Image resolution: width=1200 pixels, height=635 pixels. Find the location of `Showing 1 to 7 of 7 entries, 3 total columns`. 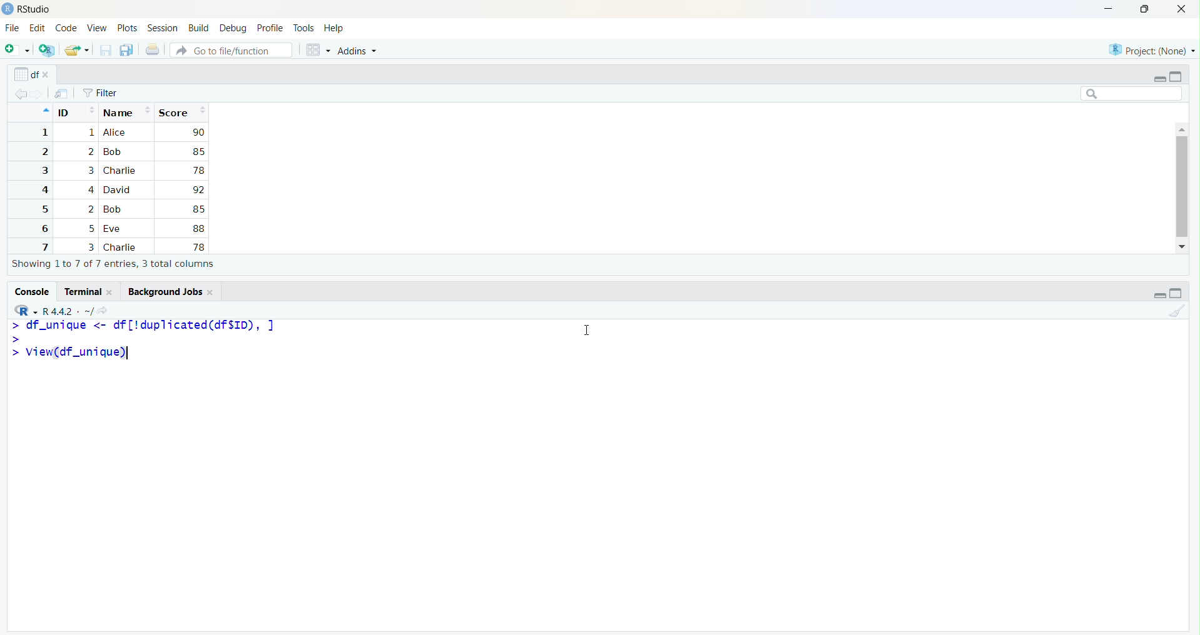

Showing 1 to 7 of 7 entries, 3 total columns is located at coordinates (114, 264).